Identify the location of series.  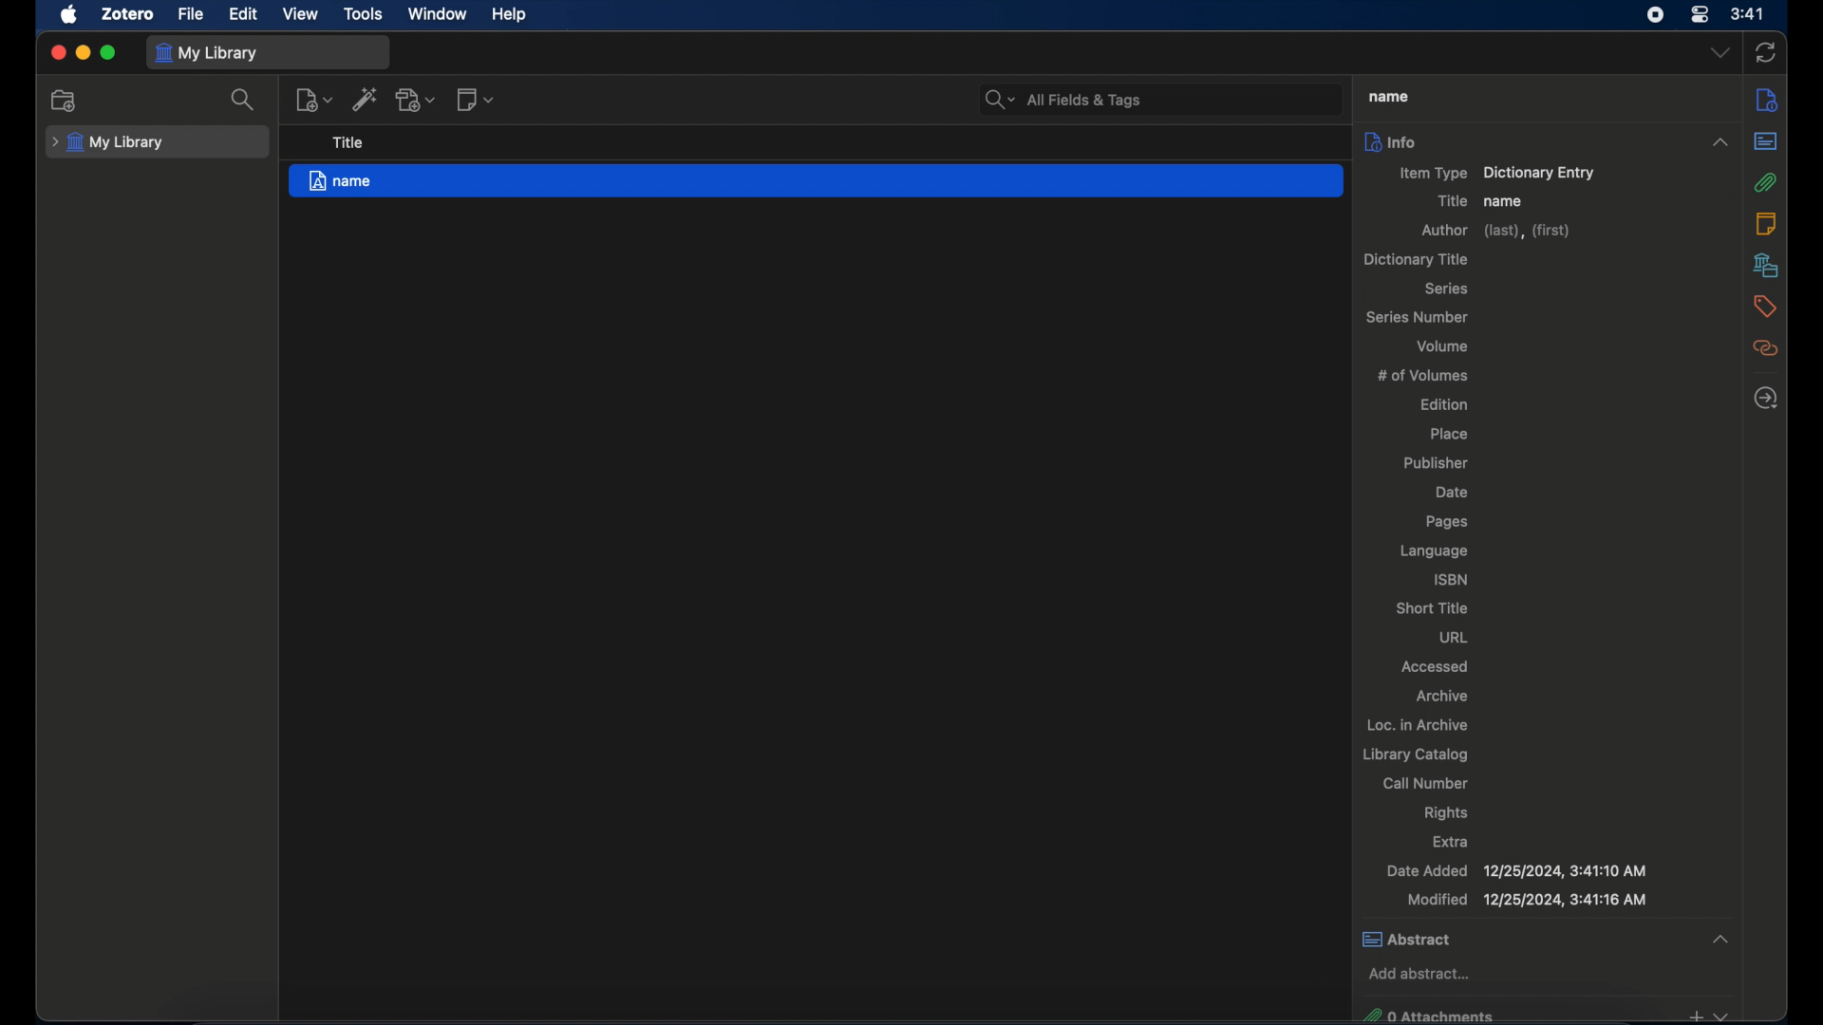
(1449, 289).